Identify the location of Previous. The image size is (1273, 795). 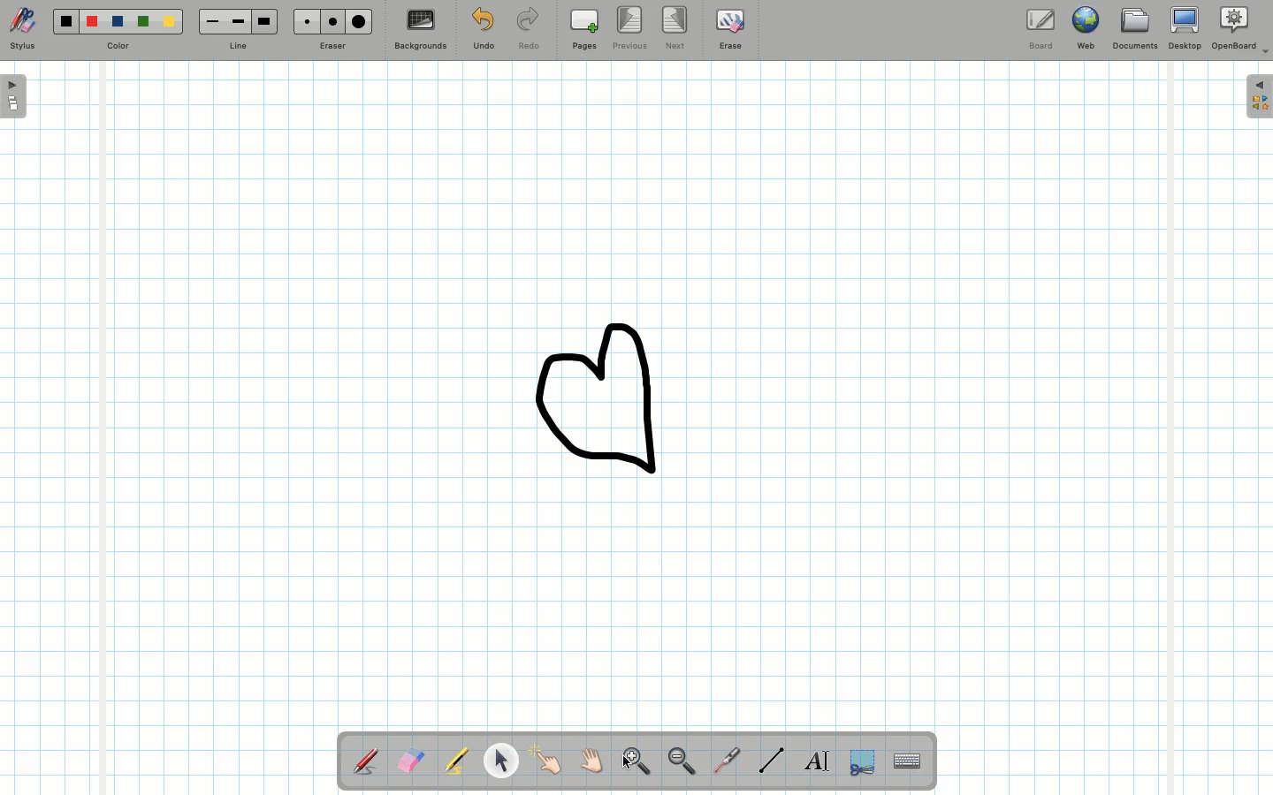
(628, 28).